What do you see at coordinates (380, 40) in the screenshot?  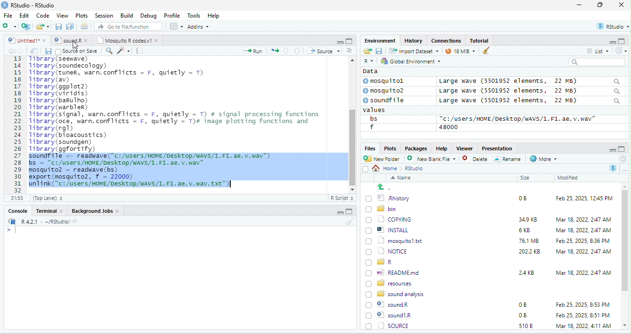 I see `Environment` at bounding box center [380, 40].